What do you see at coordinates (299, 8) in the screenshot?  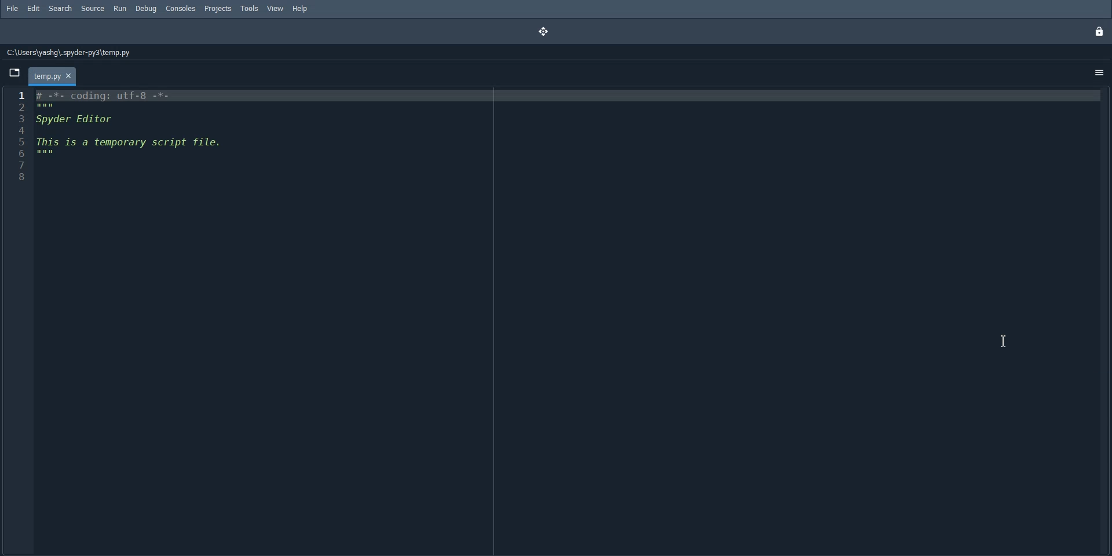 I see `Help` at bounding box center [299, 8].